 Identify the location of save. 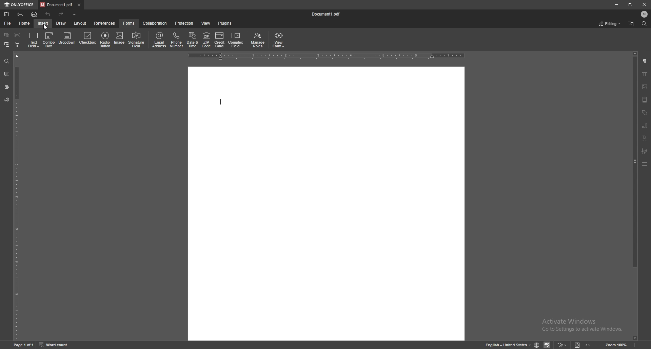
(6, 14).